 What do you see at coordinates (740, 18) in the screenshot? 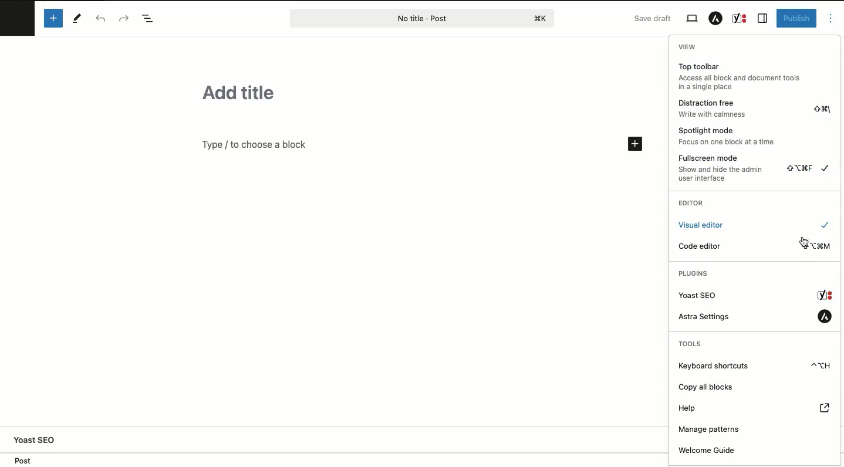
I see `Yoast` at bounding box center [740, 18].